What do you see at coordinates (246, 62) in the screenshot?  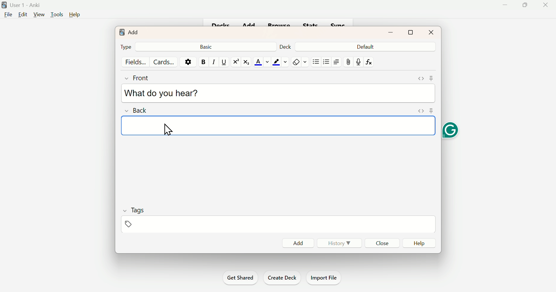 I see `Subscript` at bounding box center [246, 62].